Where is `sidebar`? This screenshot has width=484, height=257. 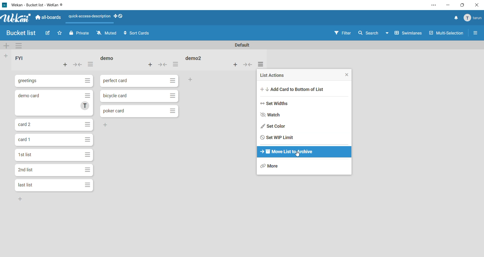
sidebar is located at coordinates (478, 34).